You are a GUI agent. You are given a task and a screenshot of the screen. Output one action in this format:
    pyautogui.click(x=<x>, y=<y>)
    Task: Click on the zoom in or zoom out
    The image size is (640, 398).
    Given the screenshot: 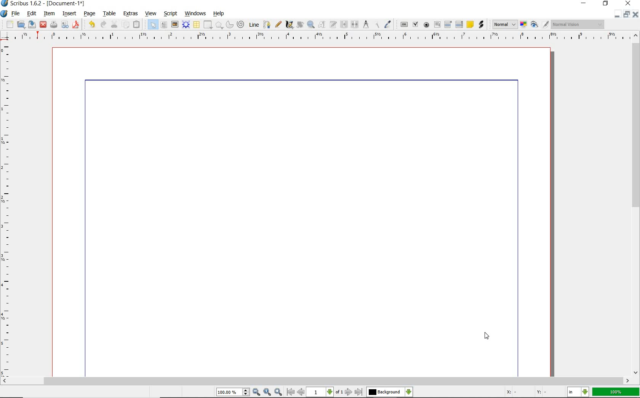 What is the action you would take?
    pyautogui.click(x=311, y=25)
    